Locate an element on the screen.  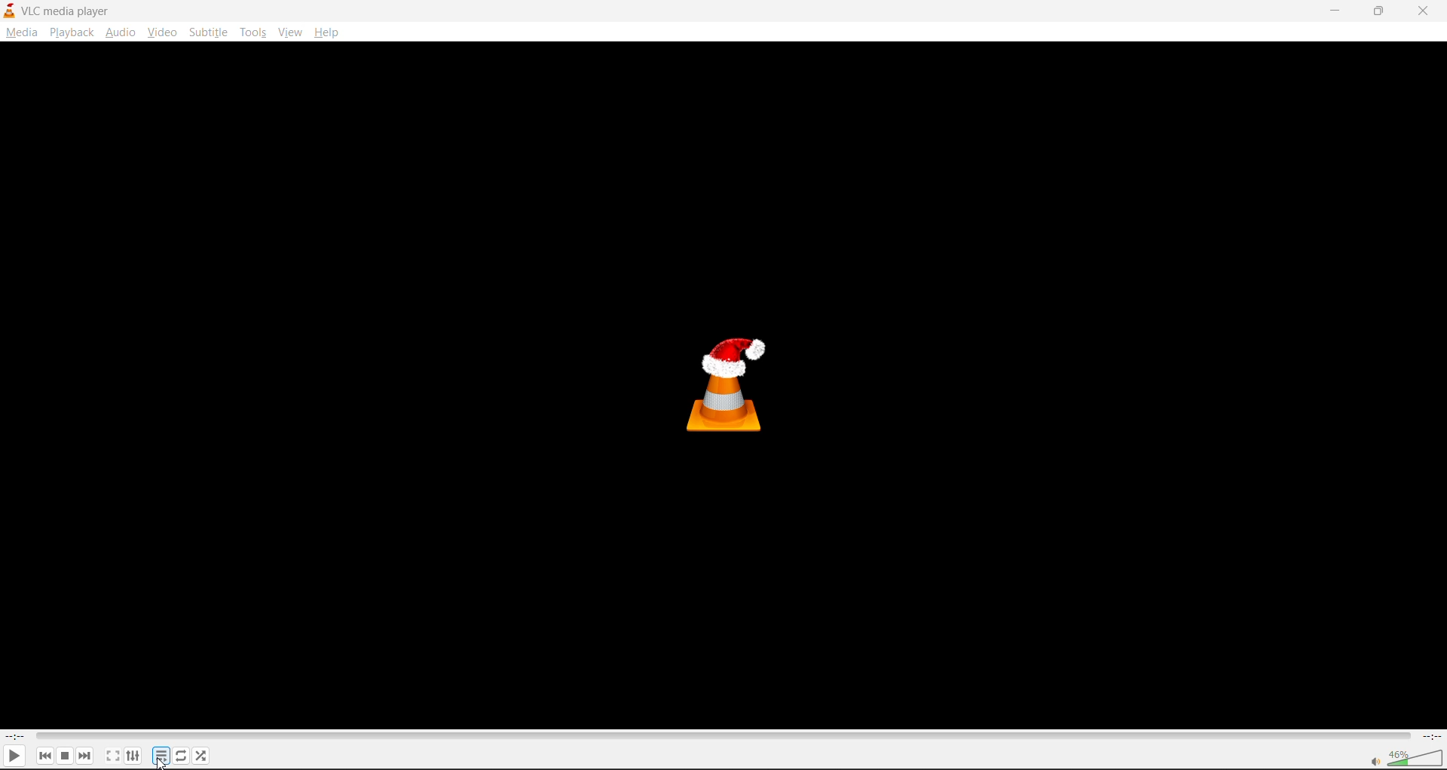
settings is located at coordinates (133, 755).